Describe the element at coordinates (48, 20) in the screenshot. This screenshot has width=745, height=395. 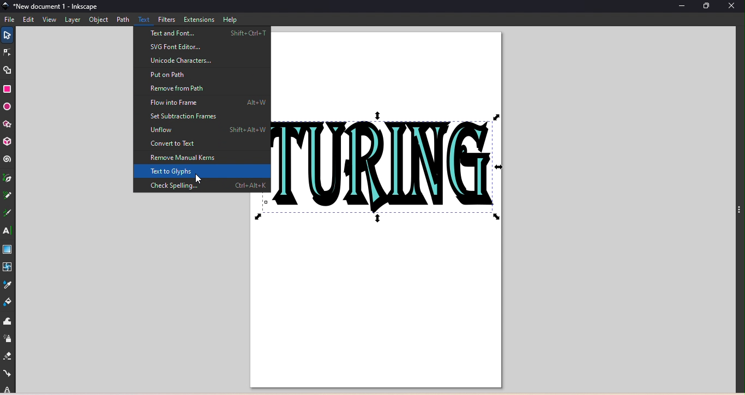
I see `View` at that location.